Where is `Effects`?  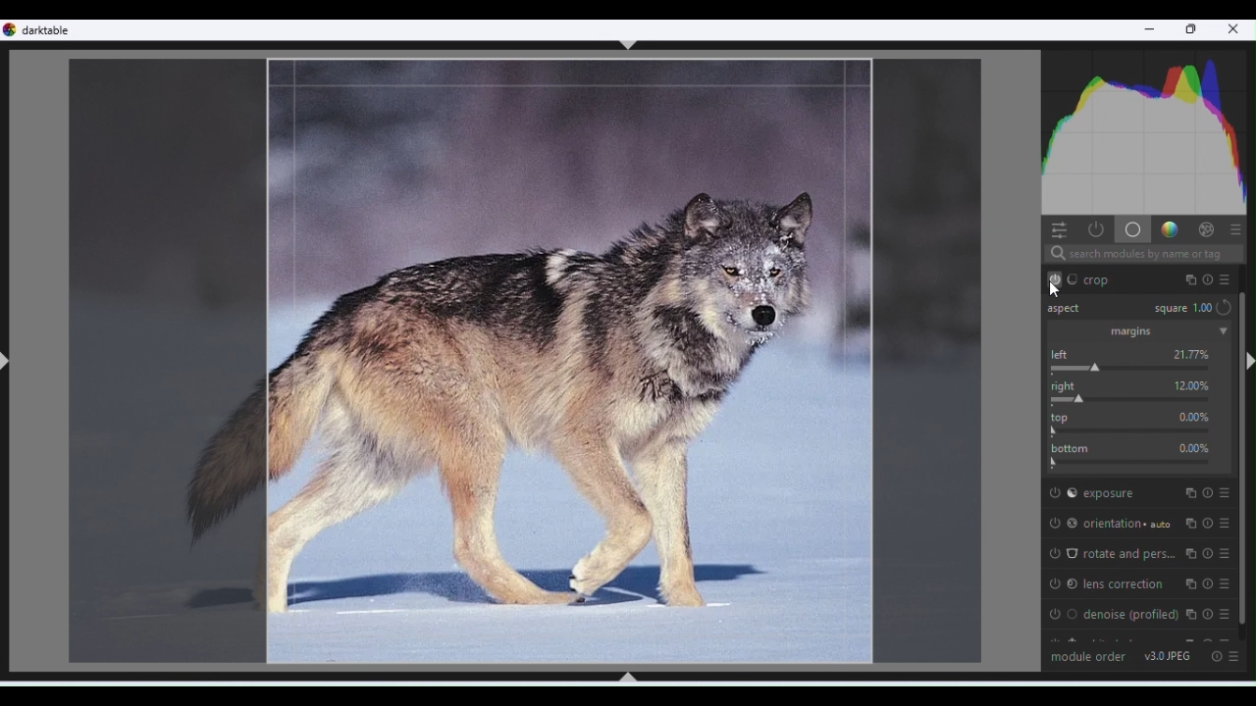 Effects is located at coordinates (1206, 228).